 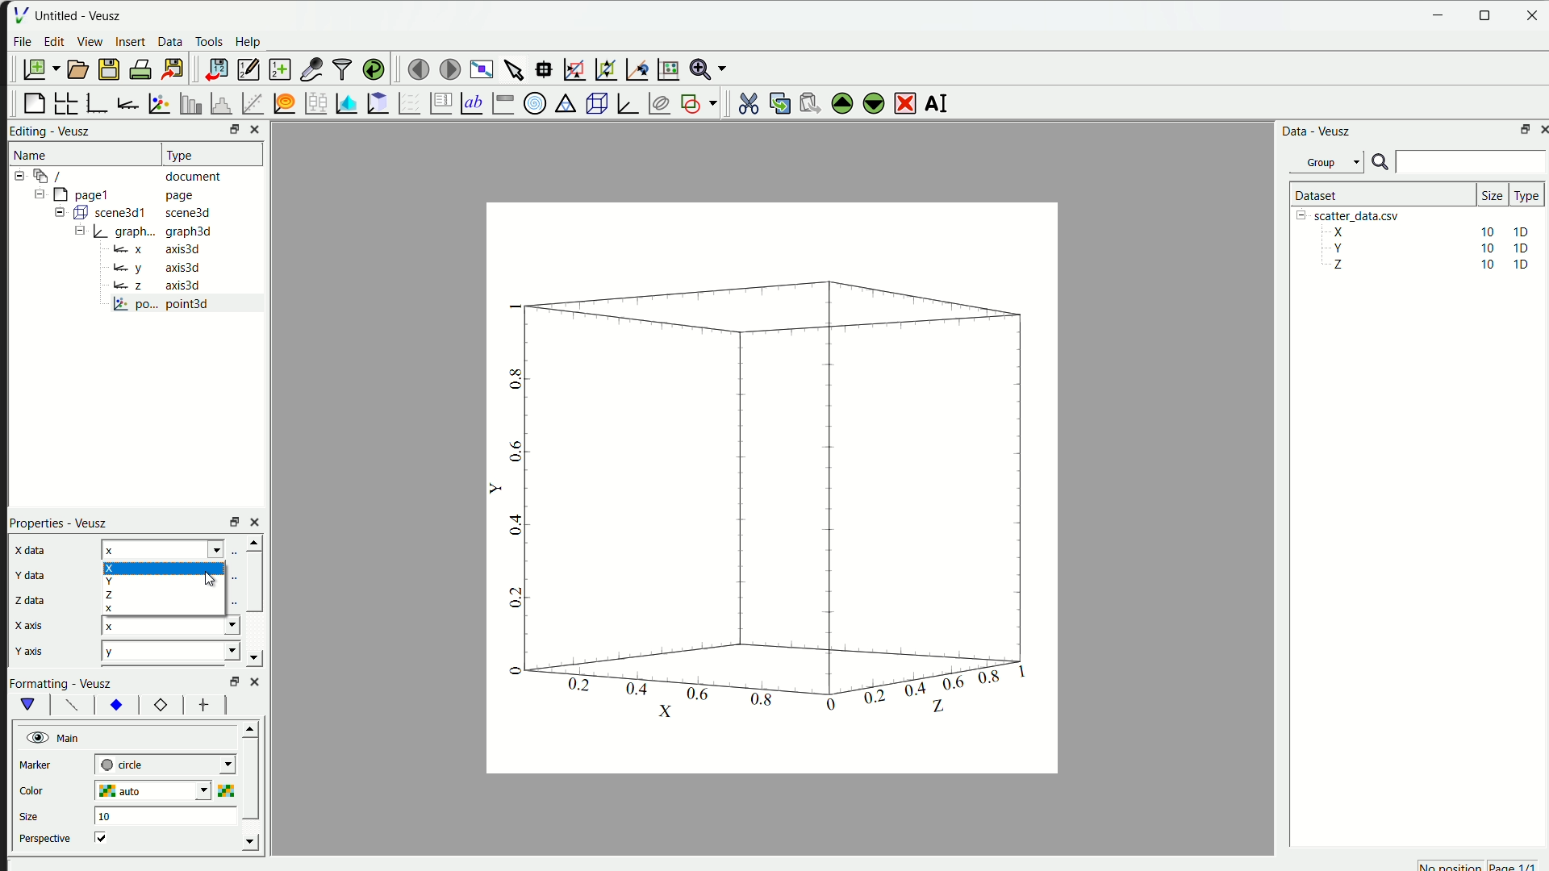 What do you see at coordinates (804, 103) in the screenshot?
I see `paste the widget from the clipboard` at bounding box center [804, 103].